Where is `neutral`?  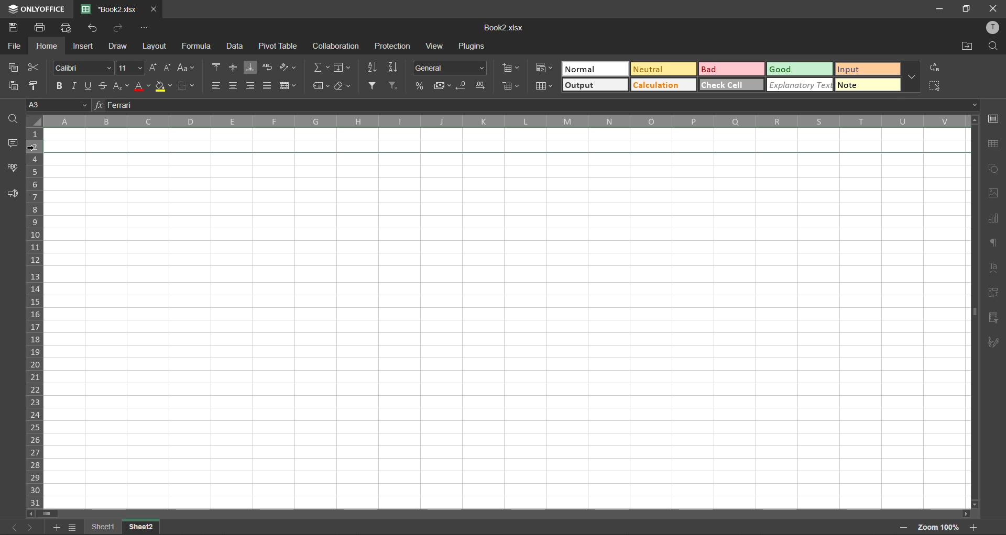
neutral is located at coordinates (663, 70).